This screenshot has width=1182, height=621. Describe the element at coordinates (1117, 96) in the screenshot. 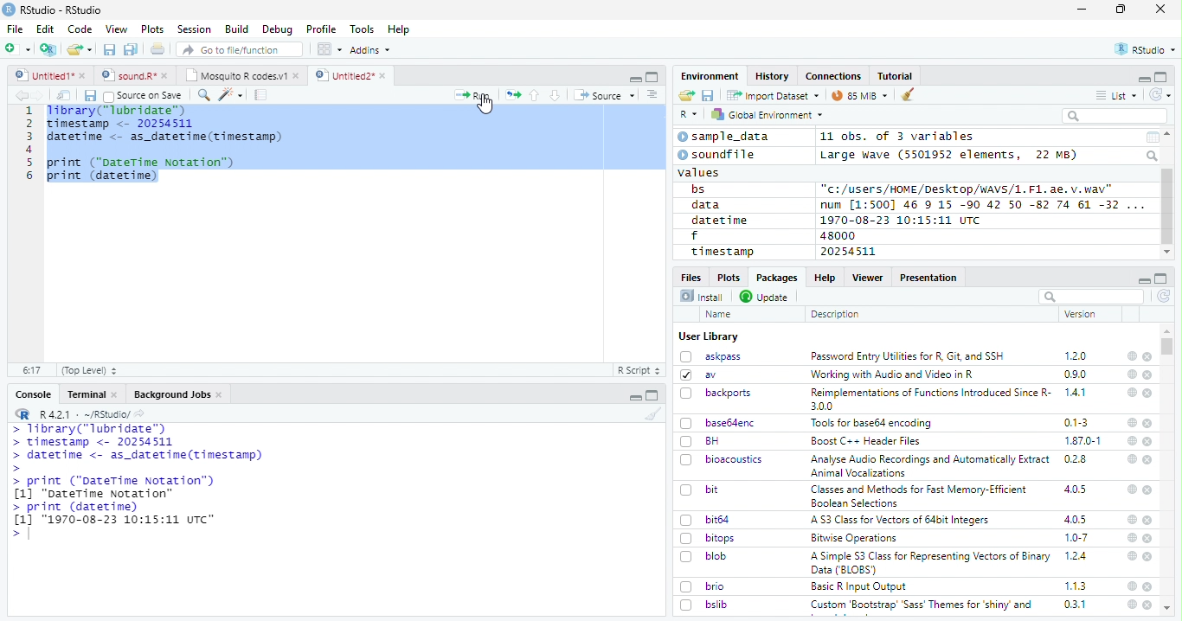

I see `List` at that location.